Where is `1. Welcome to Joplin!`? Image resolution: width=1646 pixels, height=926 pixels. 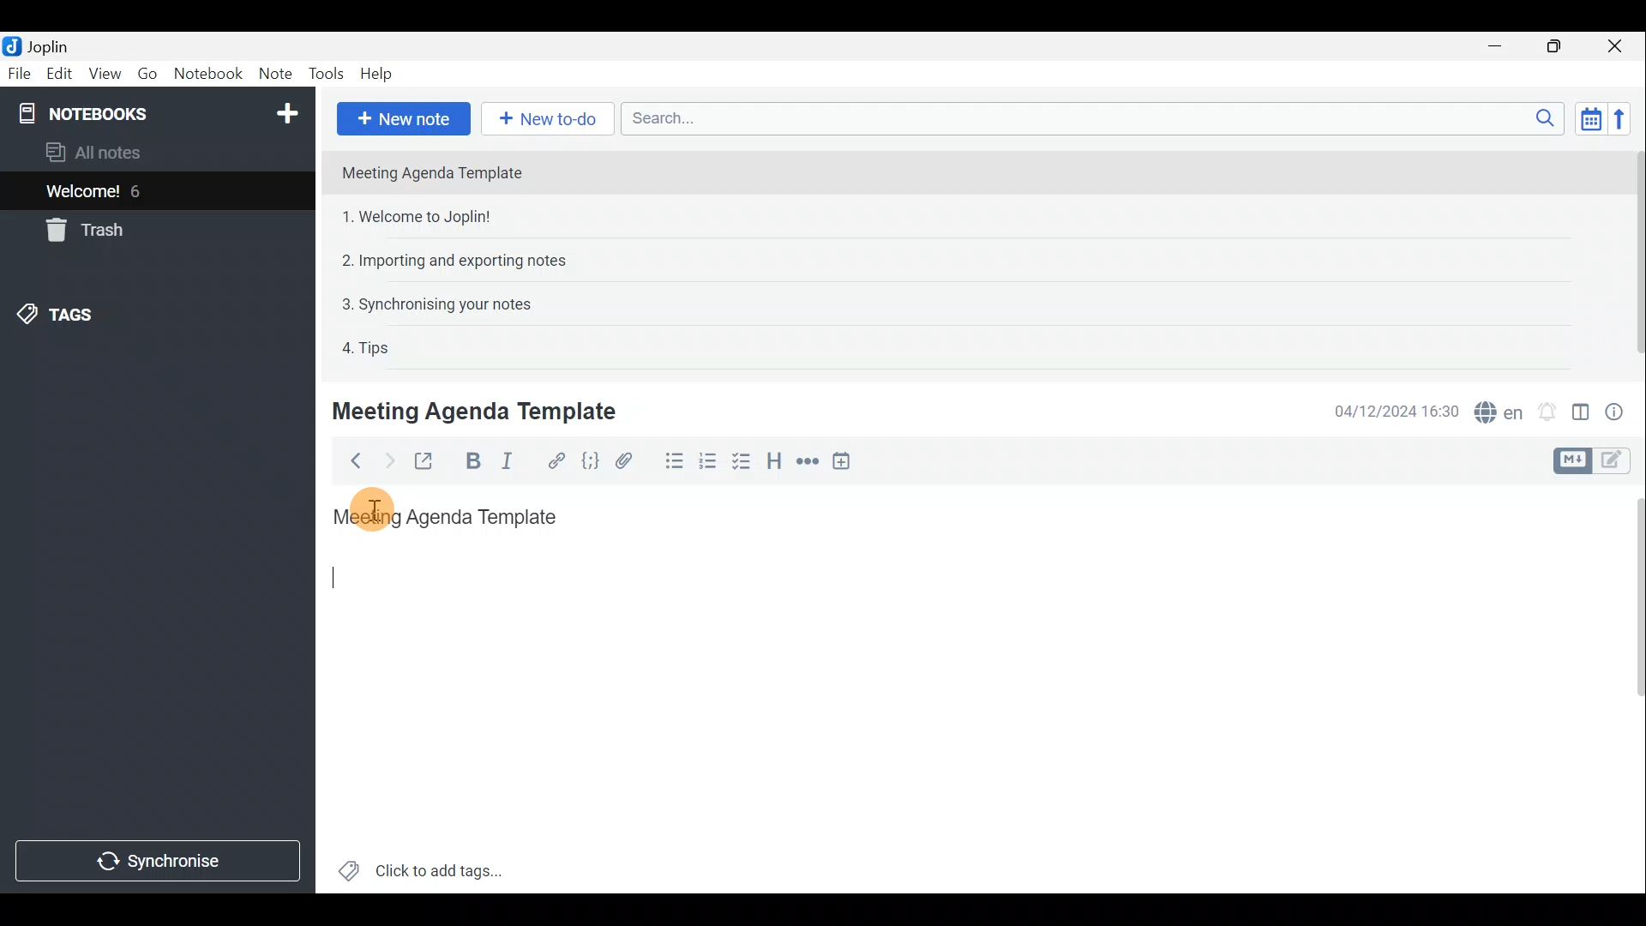 1. Welcome to Joplin! is located at coordinates (422, 216).